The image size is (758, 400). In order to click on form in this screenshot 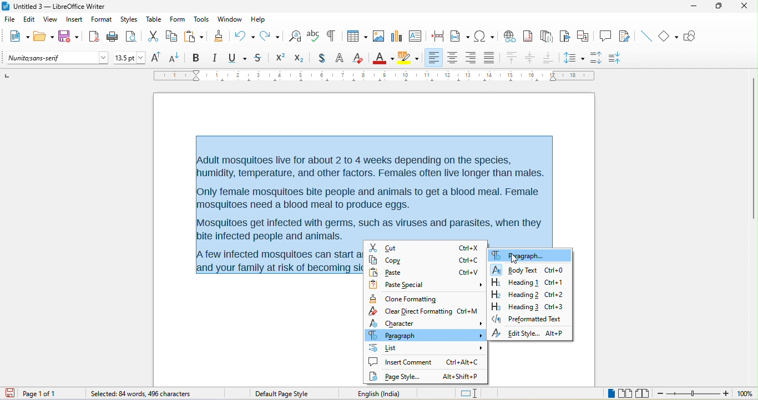, I will do `click(177, 19)`.